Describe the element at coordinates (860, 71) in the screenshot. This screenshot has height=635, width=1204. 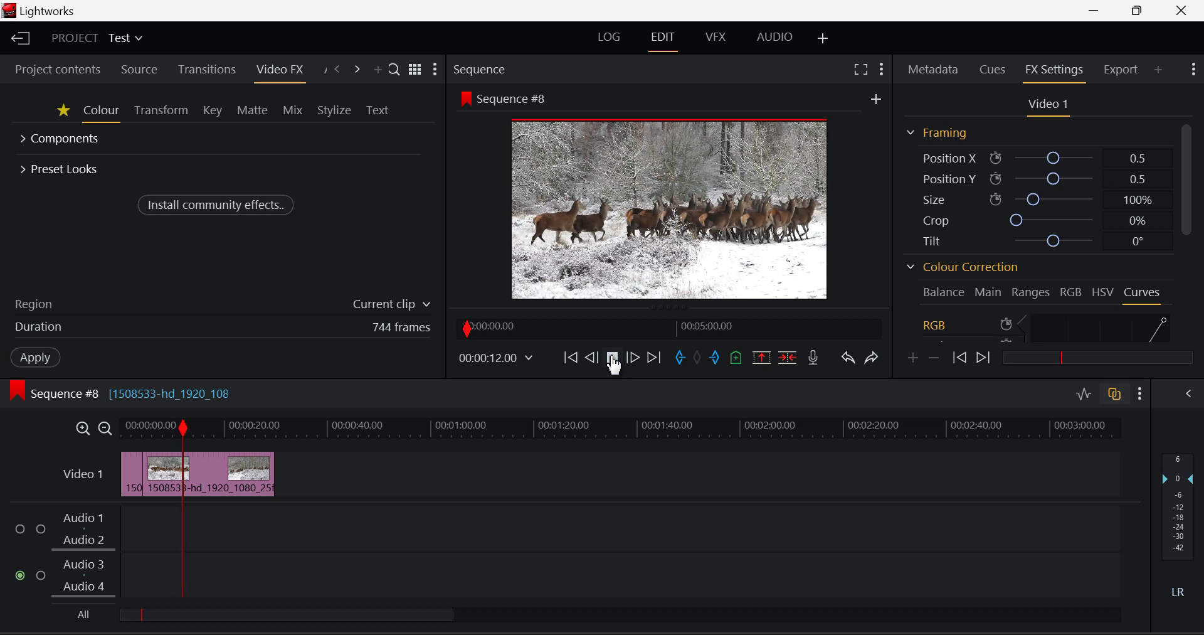
I see `Full Screen` at that location.